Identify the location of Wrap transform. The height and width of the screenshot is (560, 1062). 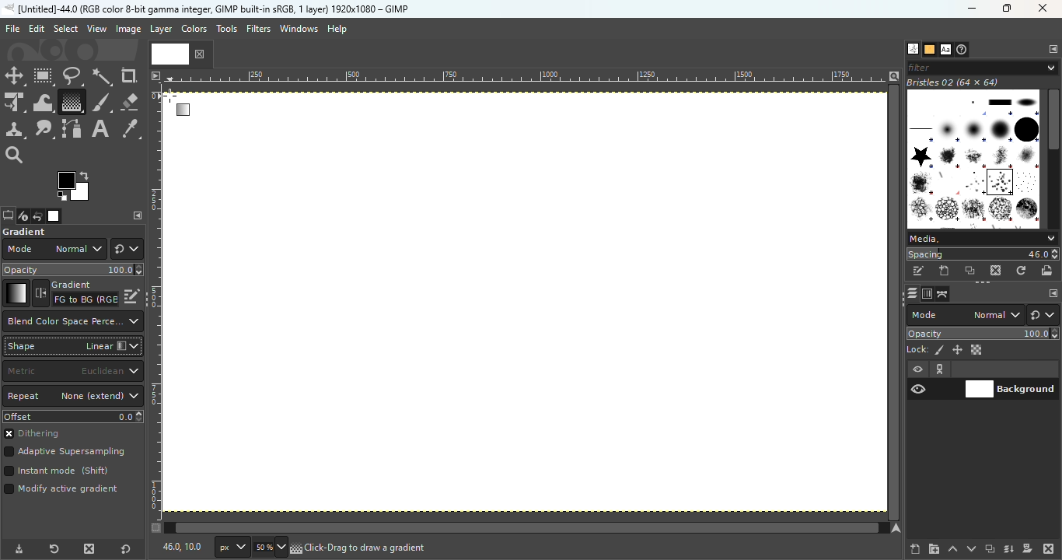
(41, 102).